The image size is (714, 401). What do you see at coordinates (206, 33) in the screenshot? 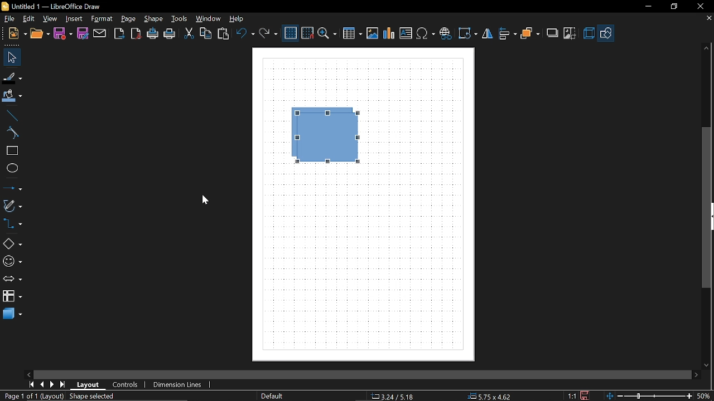
I see `Copy` at bounding box center [206, 33].